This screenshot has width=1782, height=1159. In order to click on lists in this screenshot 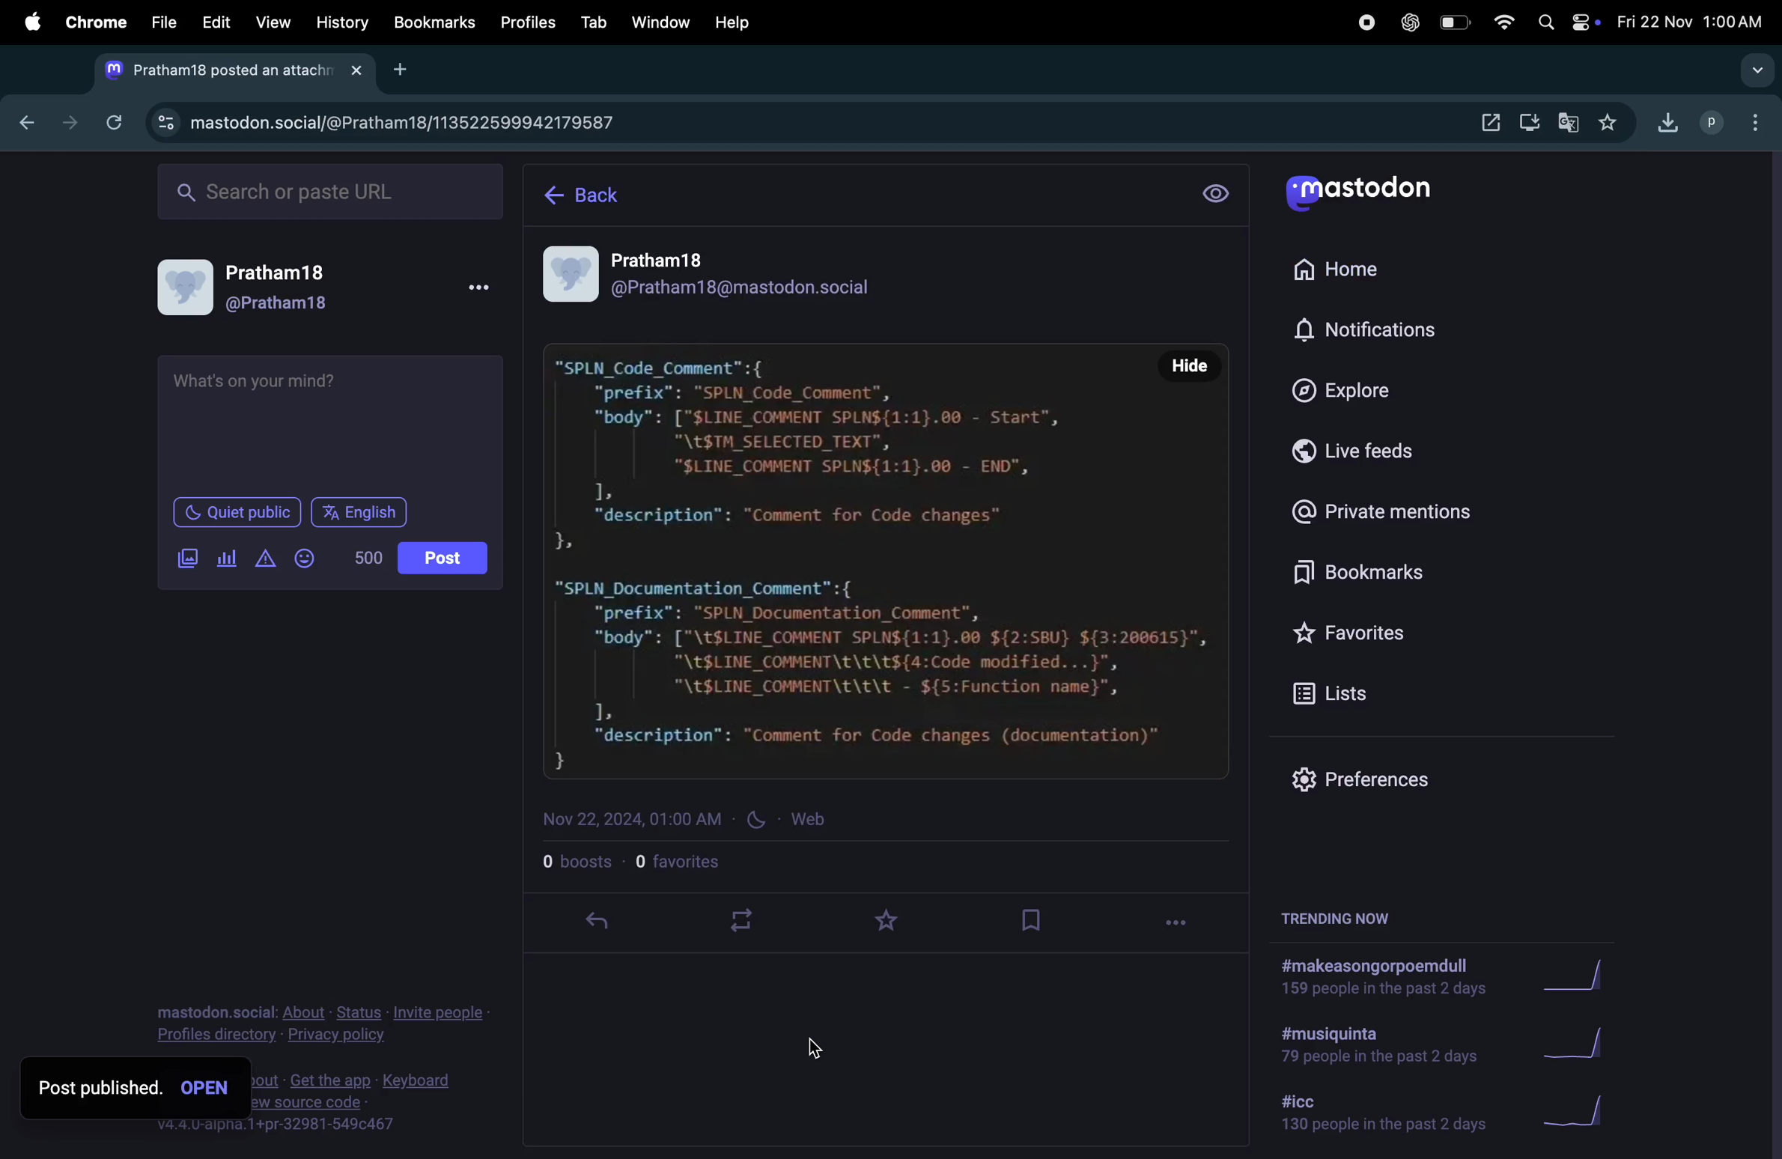, I will do `click(1405, 698)`.